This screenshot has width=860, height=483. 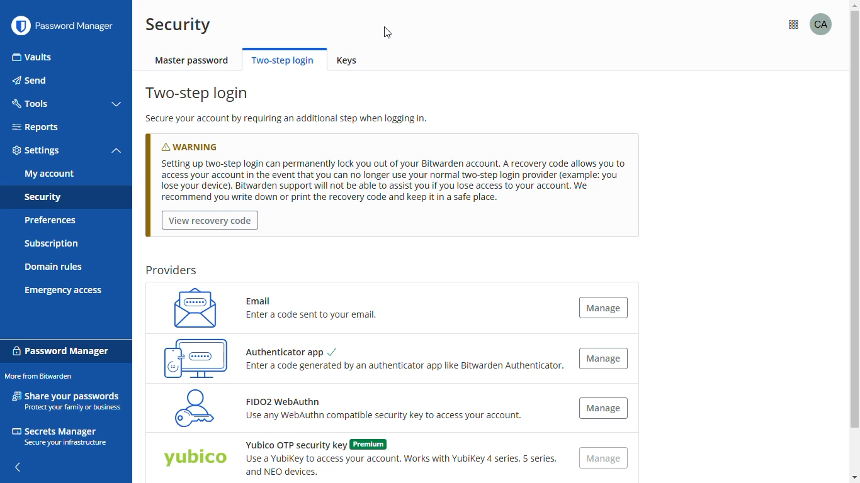 I want to click on reports, so click(x=35, y=127).